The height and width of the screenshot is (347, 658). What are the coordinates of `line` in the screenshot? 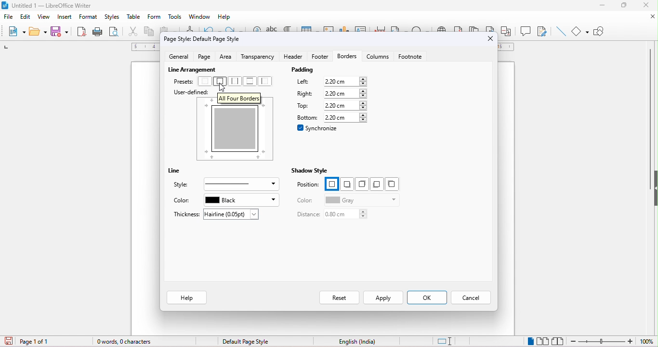 It's located at (180, 172).